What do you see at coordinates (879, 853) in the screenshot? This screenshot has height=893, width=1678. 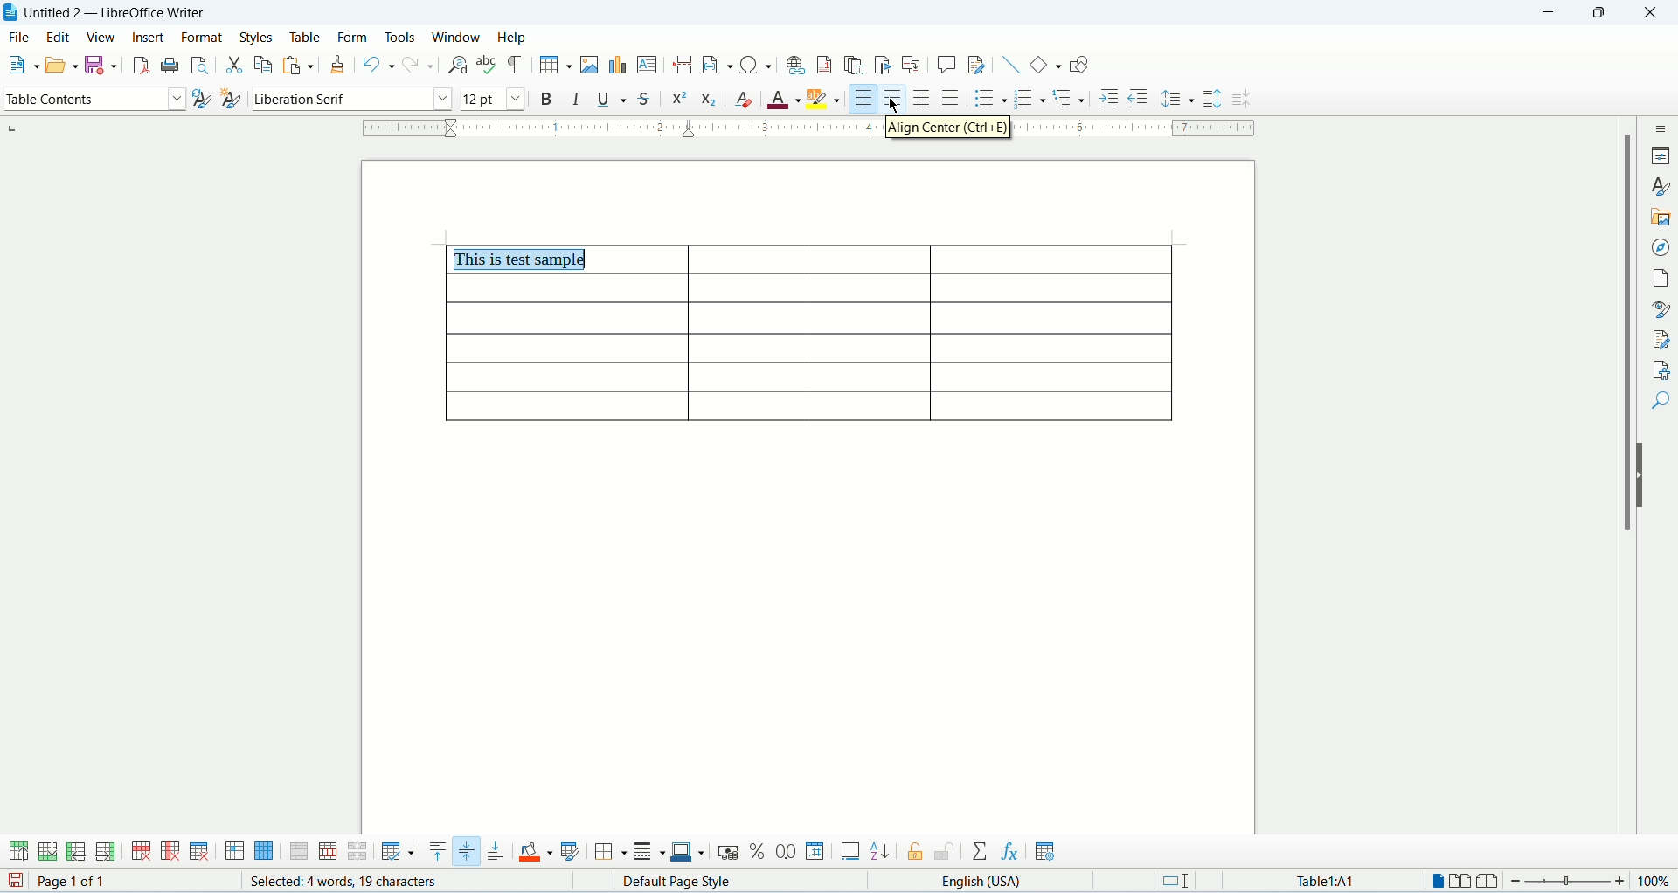 I see `sort` at bounding box center [879, 853].